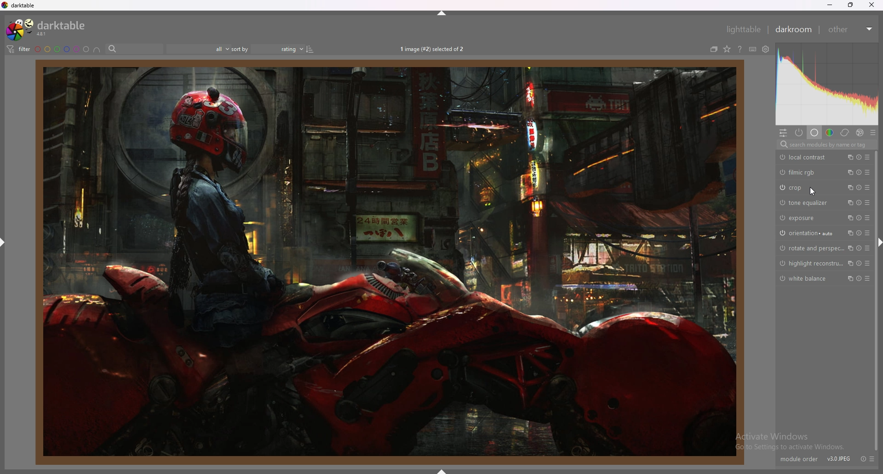 The image size is (883, 474). I want to click on reset, so click(860, 203).